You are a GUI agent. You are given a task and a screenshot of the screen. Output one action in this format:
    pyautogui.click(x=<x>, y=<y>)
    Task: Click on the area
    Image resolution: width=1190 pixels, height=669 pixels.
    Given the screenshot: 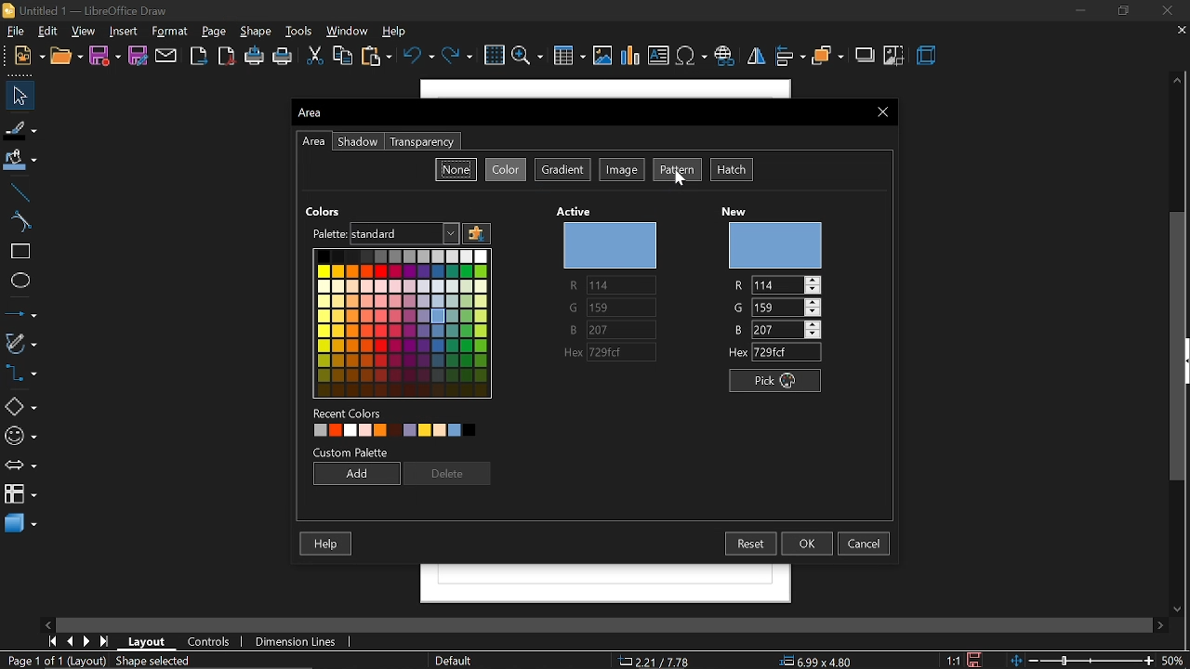 What is the action you would take?
    pyautogui.click(x=314, y=142)
    